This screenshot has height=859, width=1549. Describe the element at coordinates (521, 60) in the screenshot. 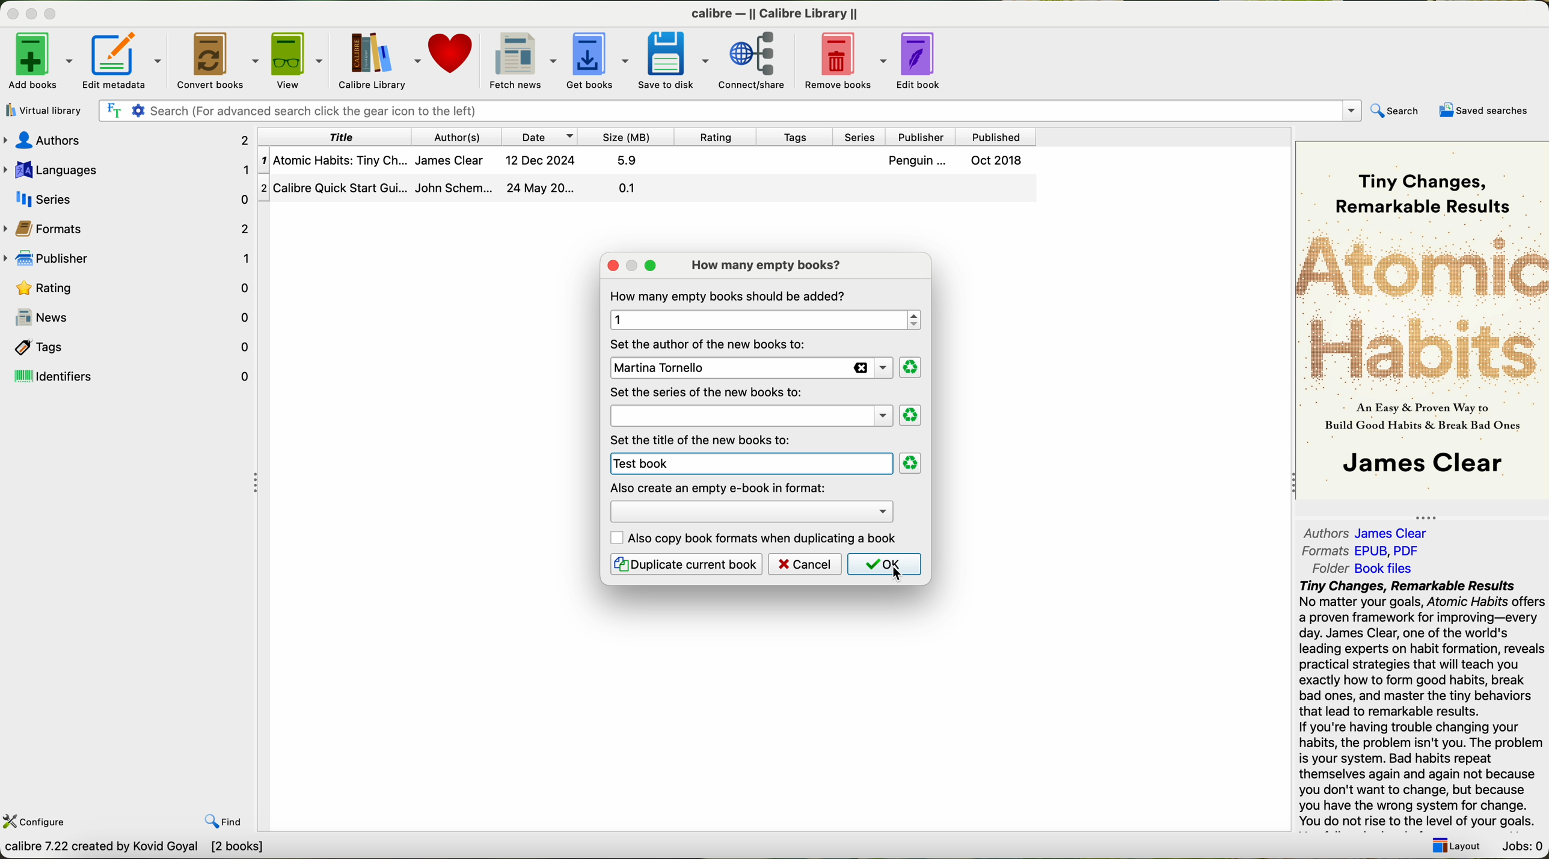

I see `fetch news` at that location.